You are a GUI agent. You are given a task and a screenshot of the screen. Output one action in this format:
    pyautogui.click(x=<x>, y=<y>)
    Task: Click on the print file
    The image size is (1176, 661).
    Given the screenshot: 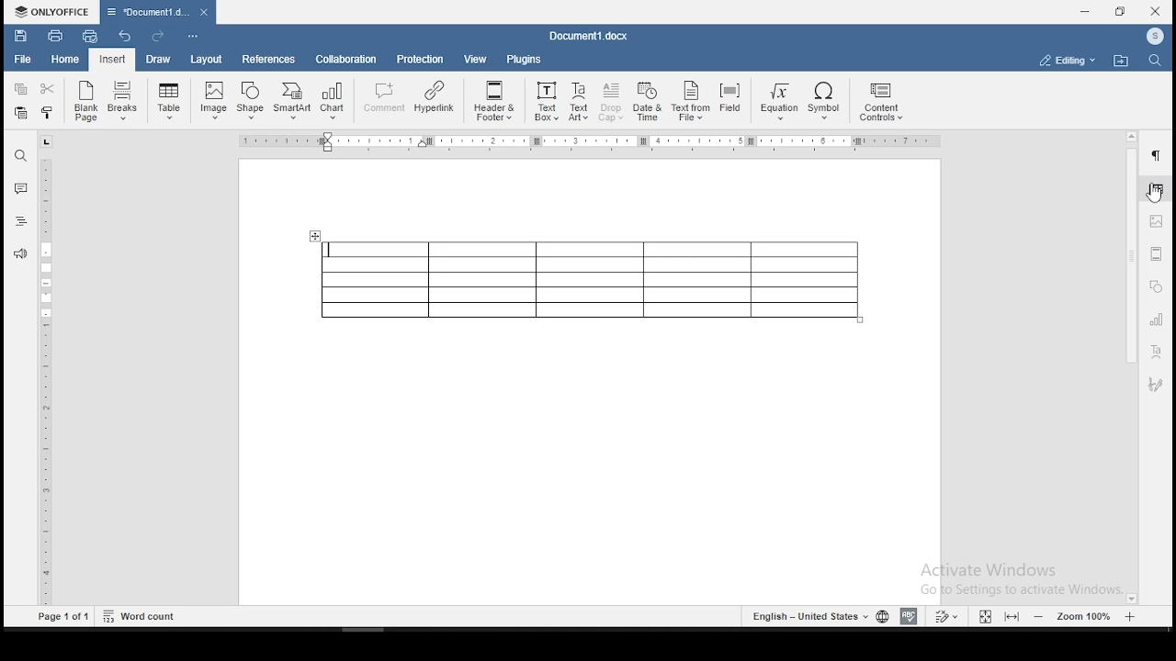 What is the action you would take?
    pyautogui.click(x=55, y=35)
    